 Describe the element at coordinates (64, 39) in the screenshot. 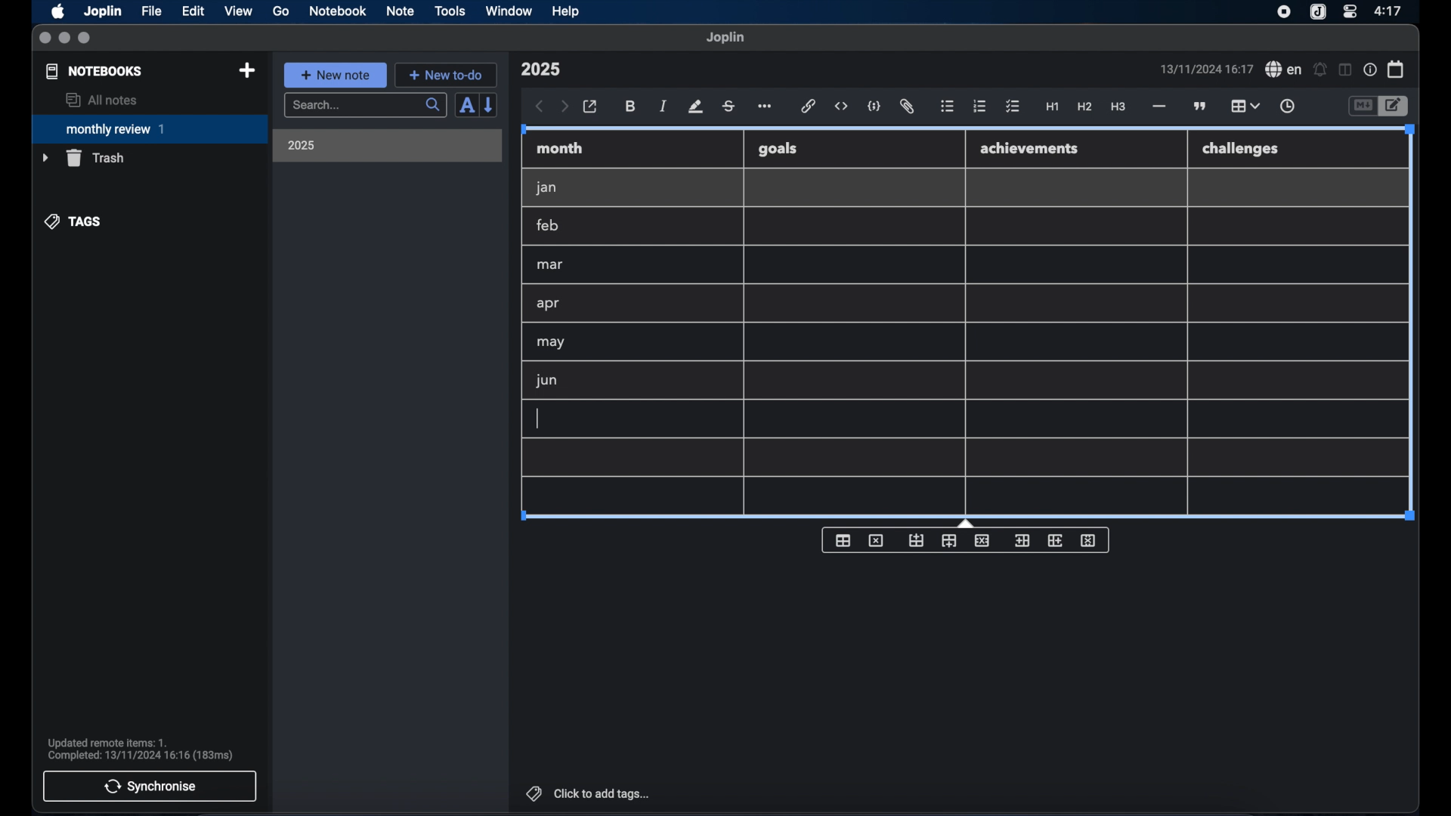

I see `minimize` at that location.